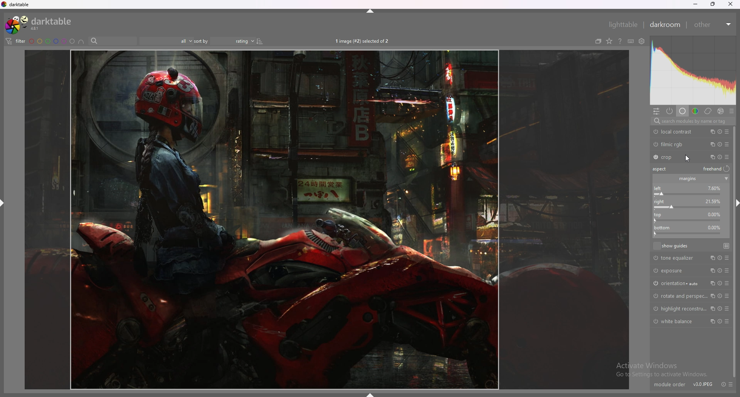 This screenshot has width=740, height=397. Describe the element at coordinates (731, 111) in the screenshot. I see `presets` at that location.